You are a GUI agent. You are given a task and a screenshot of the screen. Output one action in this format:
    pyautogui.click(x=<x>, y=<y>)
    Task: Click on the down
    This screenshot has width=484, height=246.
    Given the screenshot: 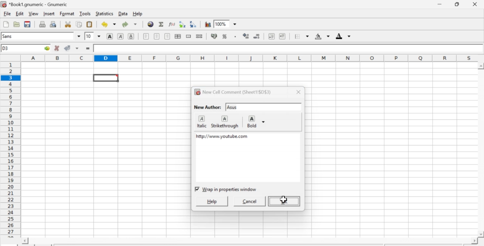 What is the action you would take?
    pyautogui.click(x=236, y=24)
    